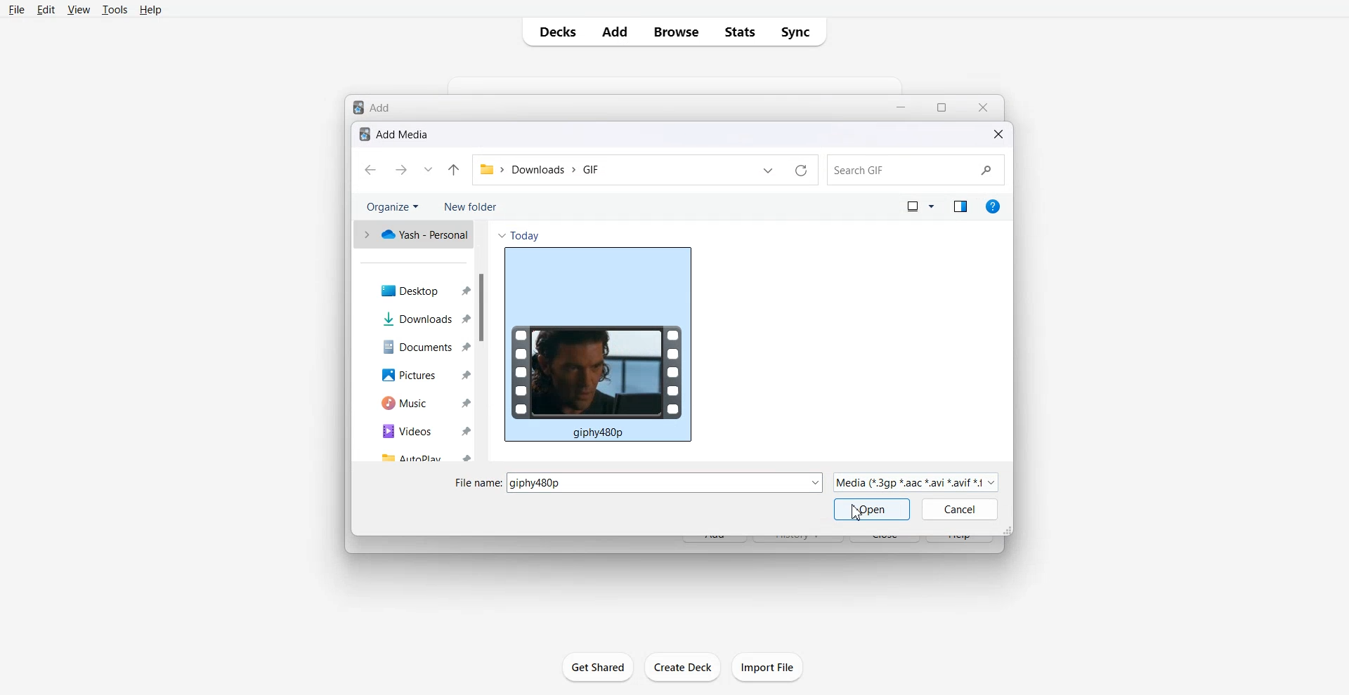 This screenshot has height=695, width=1349. Describe the element at coordinates (960, 510) in the screenshot. I see `Cancel` at that location.